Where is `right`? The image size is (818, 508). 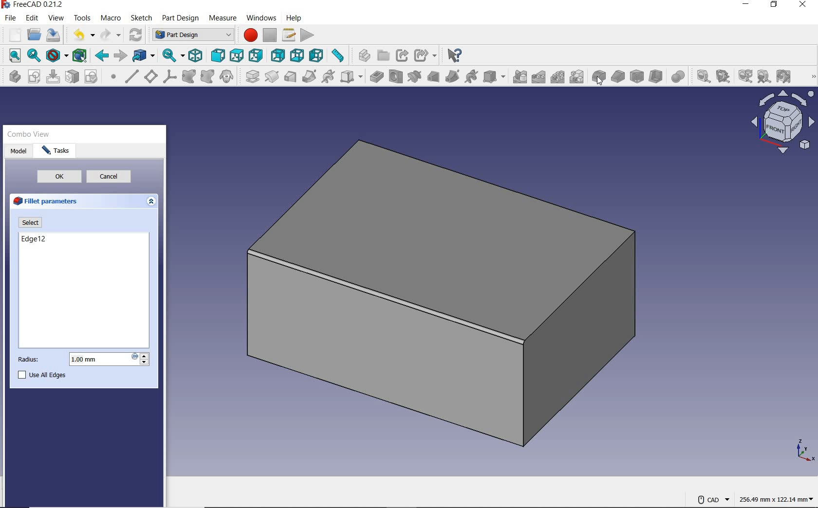 right is located at coordinates (257, 55).